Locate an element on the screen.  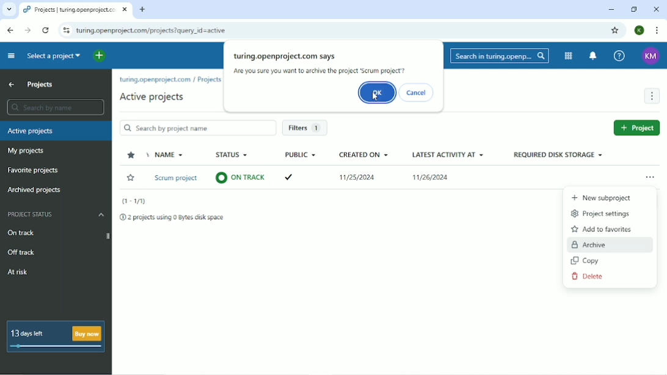
Active projects is located at coordinates (31, 131).